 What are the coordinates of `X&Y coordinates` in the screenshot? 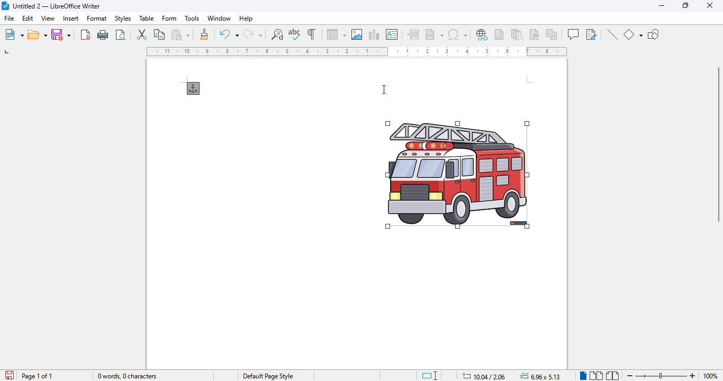 It's located at (484, 376).